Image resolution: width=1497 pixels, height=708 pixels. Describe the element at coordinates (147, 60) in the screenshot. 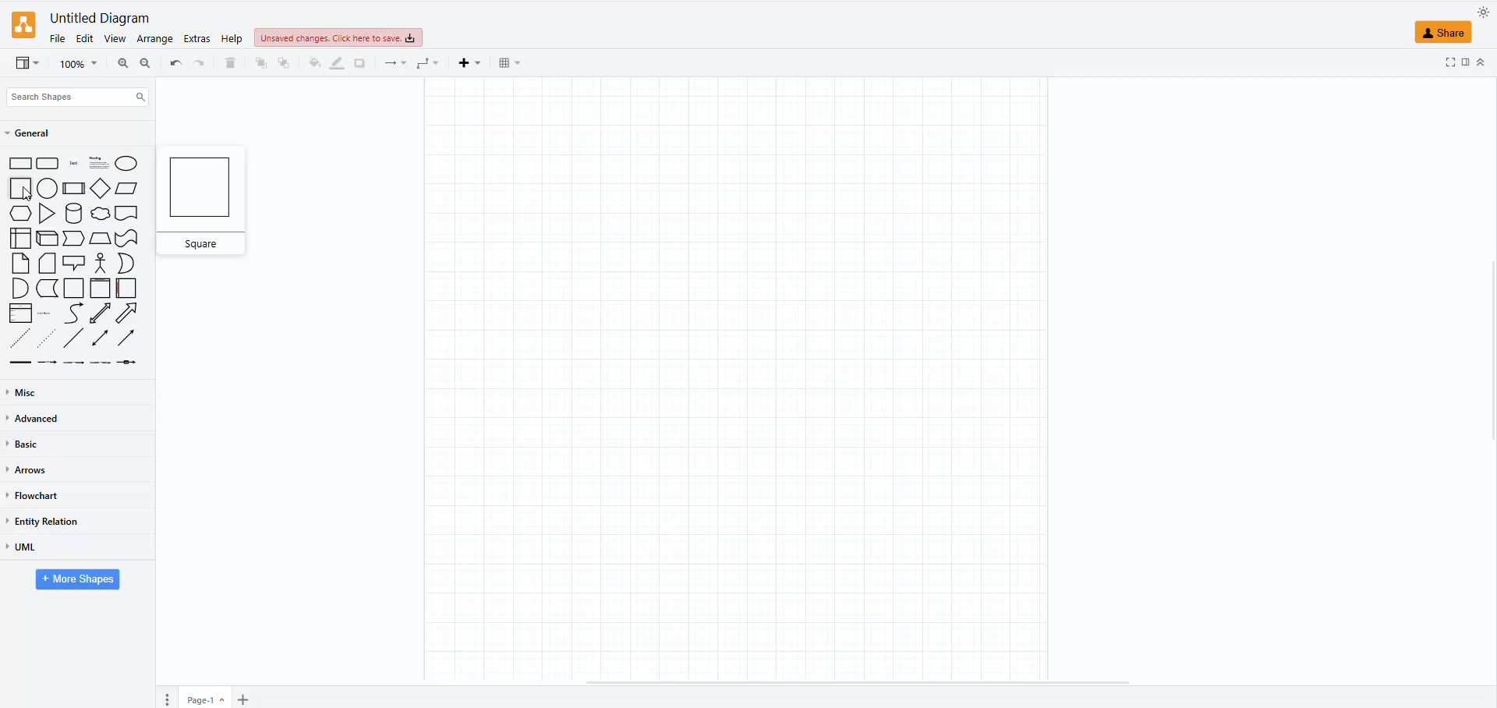

I see `zoom out` at that location.